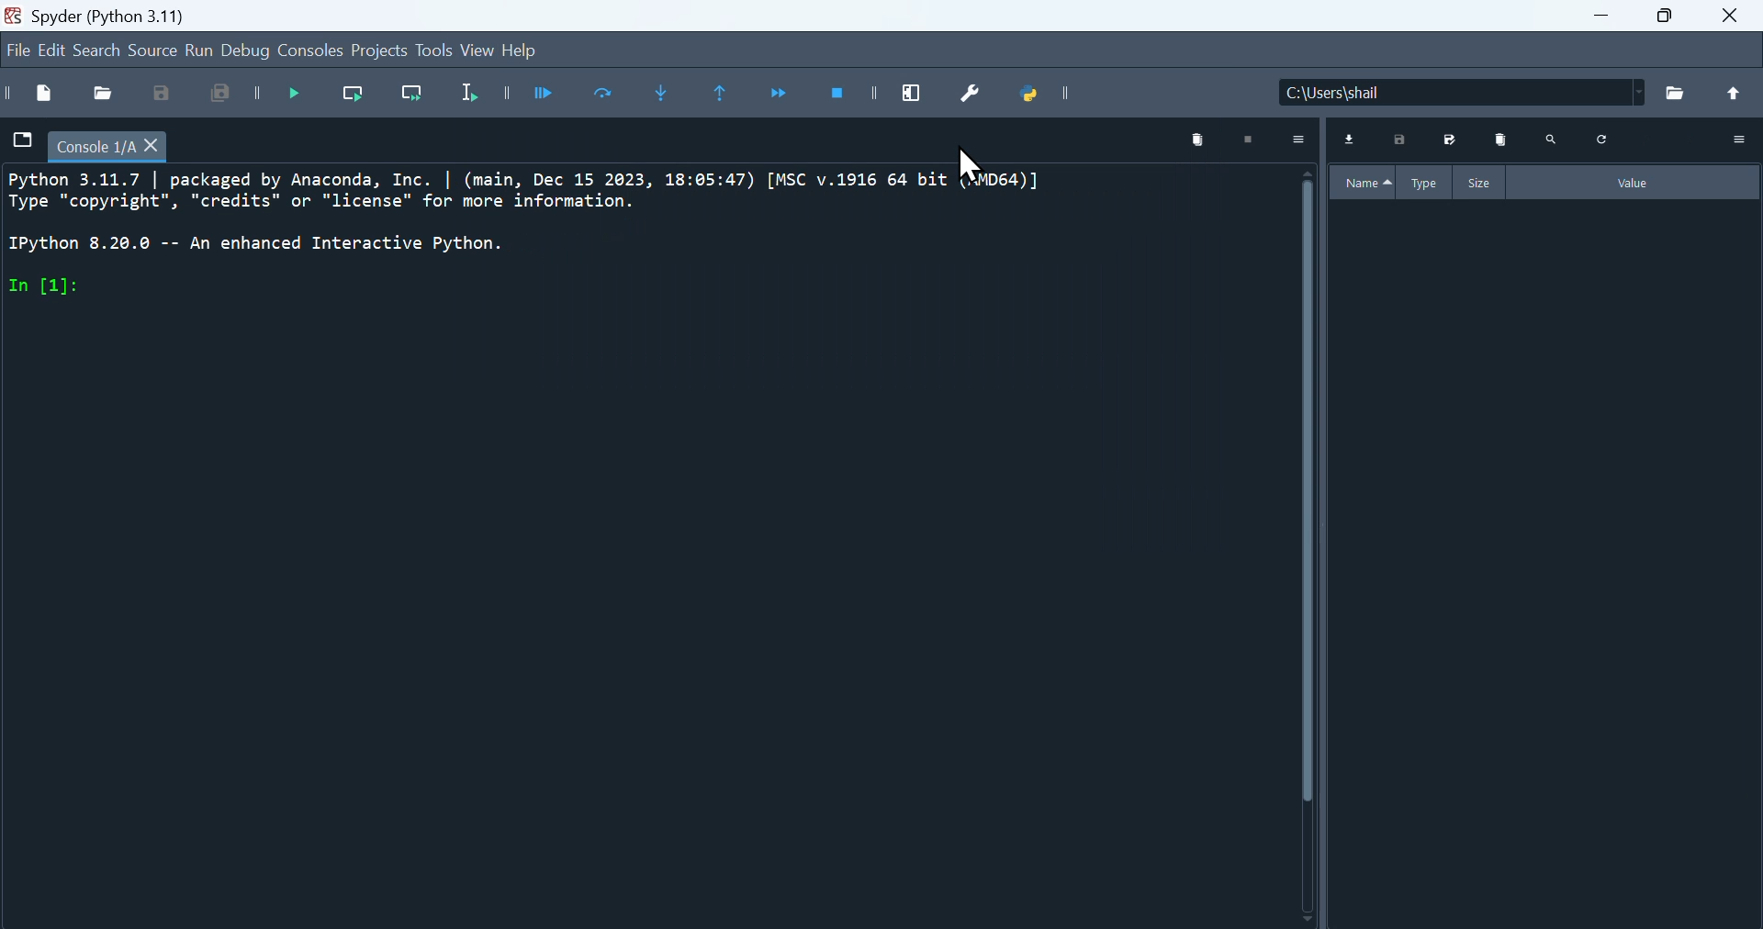 This screenshot has width=1763, height=929. I want to click on Size, so click(1481, 183).